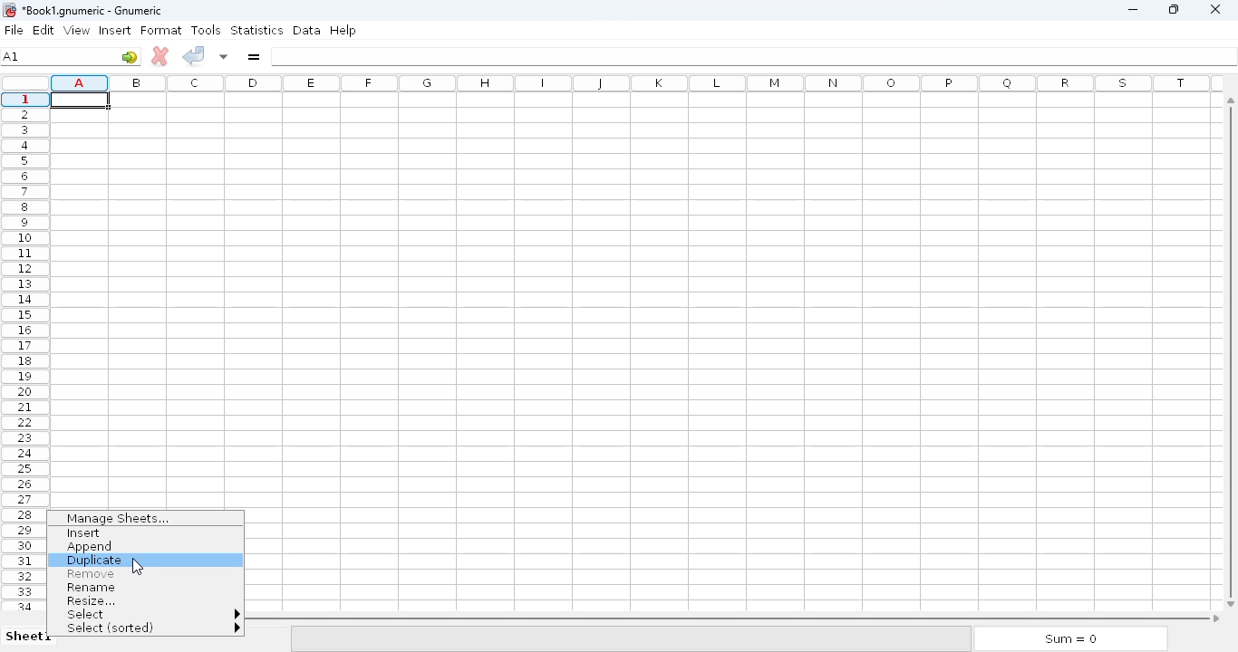 This screenshot has height=652, width=1238. What do you see at coordinates (93, 561) in the screenshot?
I see `duplicate` at bounding box center [93, 561].